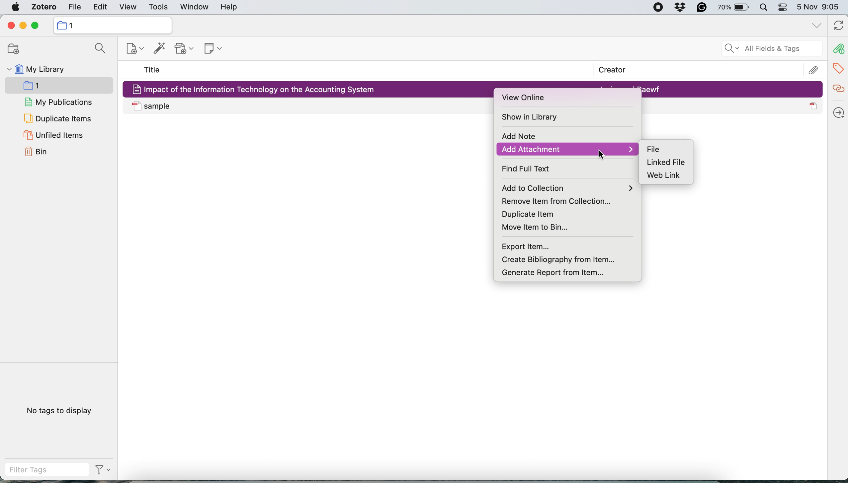 The image size is (848, 483). Describe the element at coordinates (566, 149) in the screenshot. I see `add attachment` at that location.